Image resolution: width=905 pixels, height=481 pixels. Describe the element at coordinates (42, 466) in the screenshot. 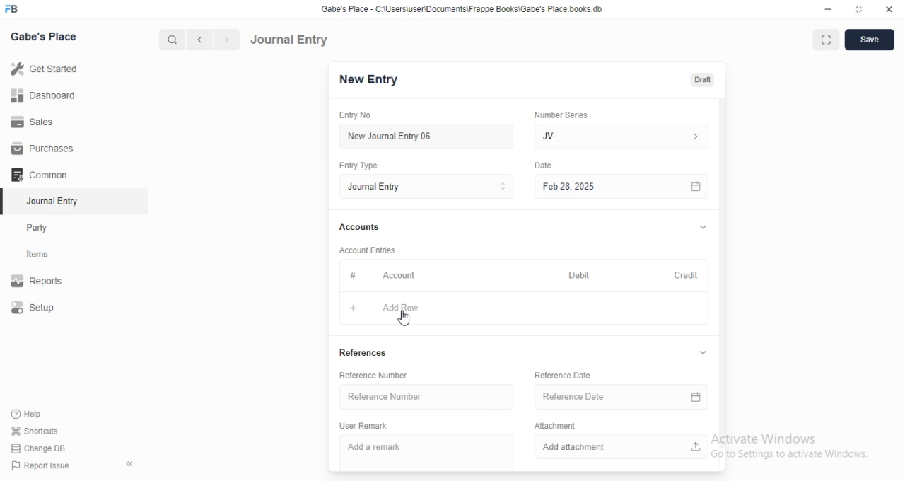

I see `) Report Issue` at that location.